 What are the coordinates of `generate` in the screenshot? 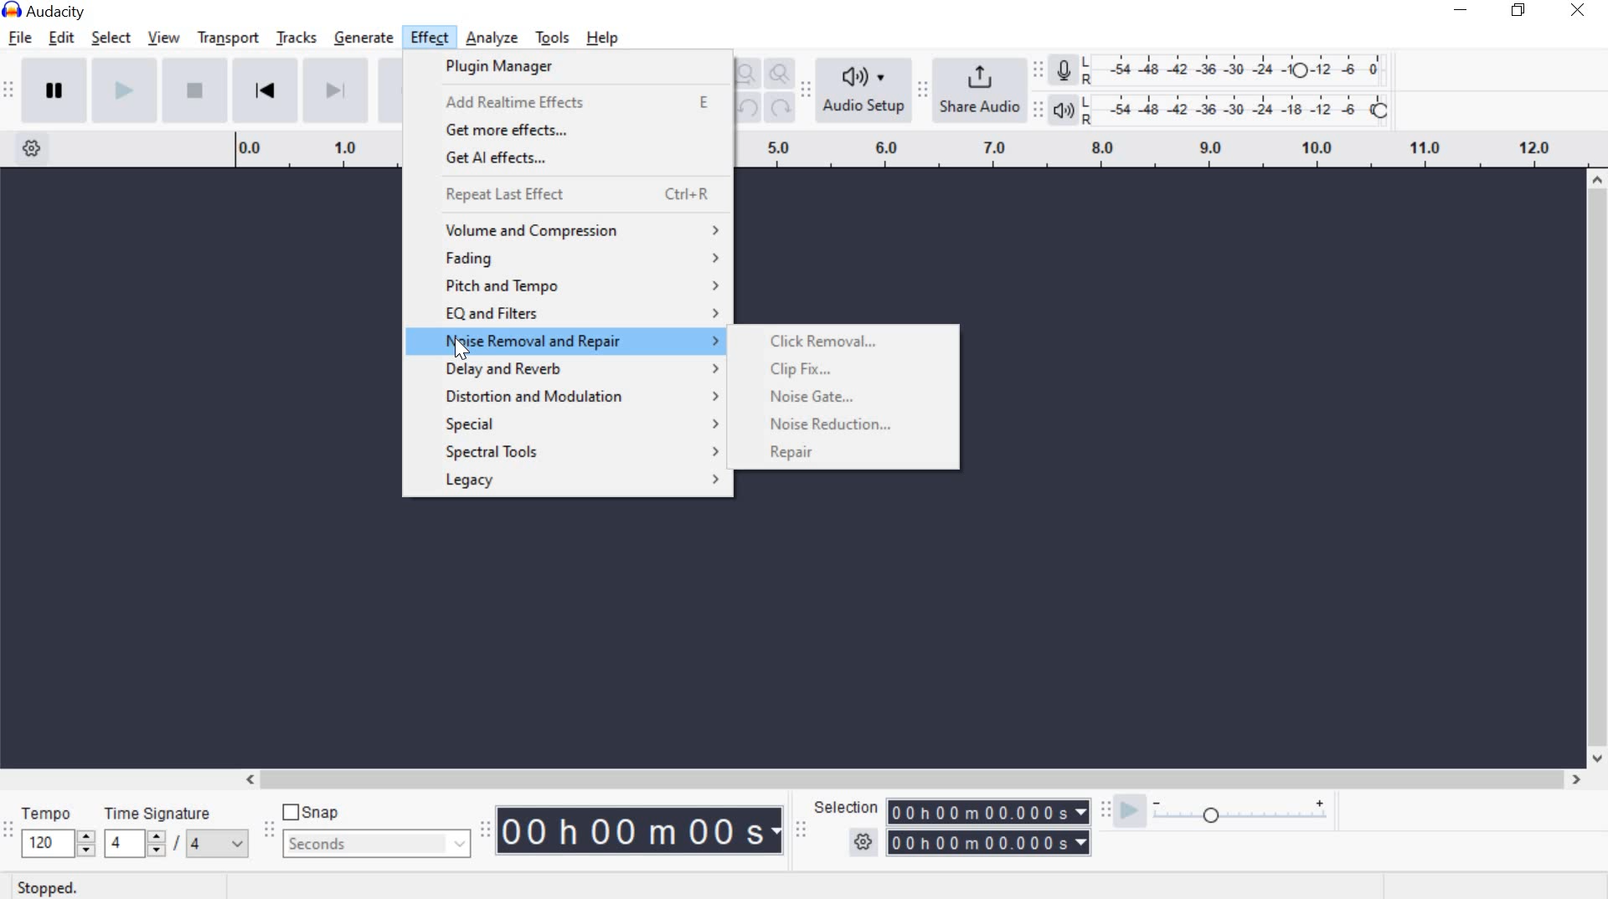 It's located at (360, 39).